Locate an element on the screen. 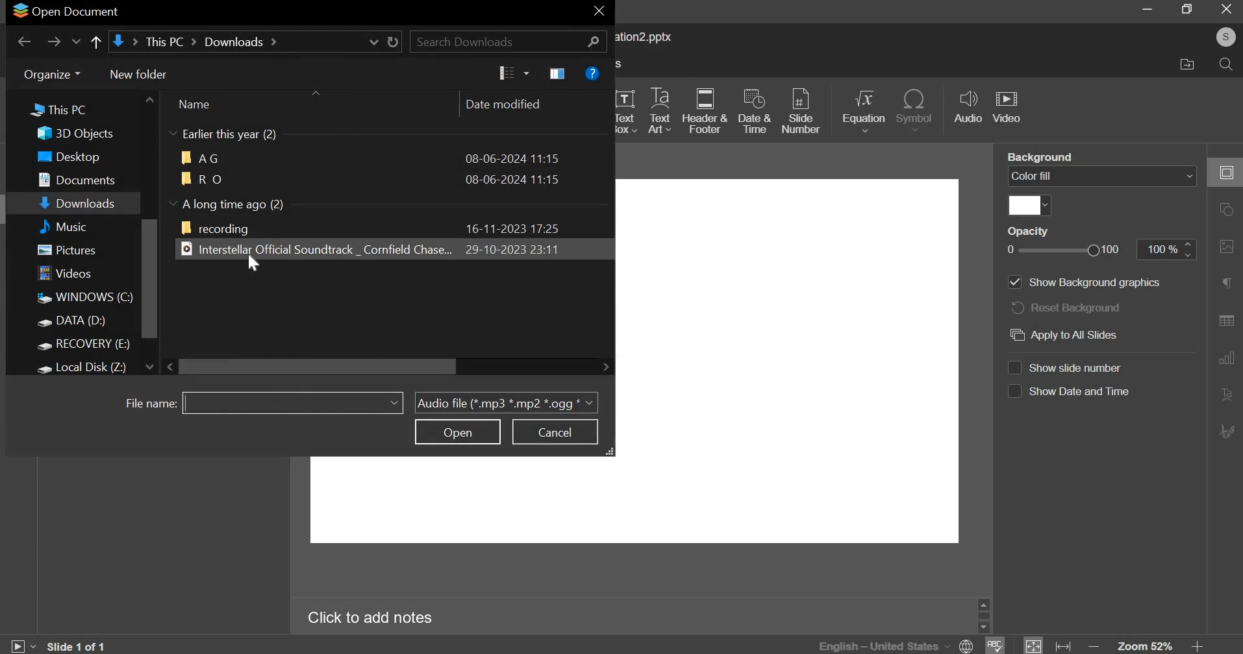 Image resolution: width=1243 pixels, height=654 pixels. change your view is located at coordinates (512, 73).